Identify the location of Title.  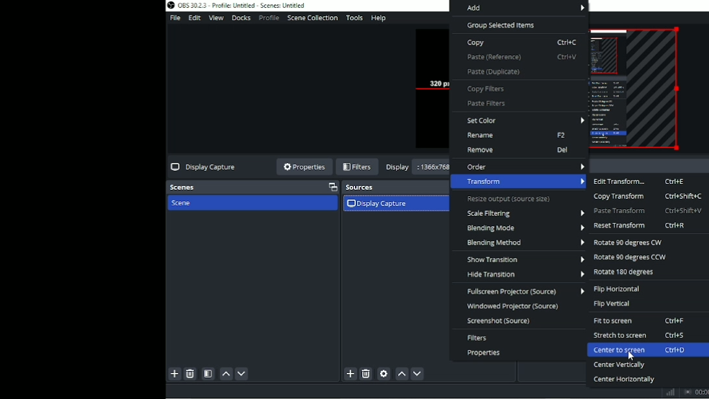
(241, 5).